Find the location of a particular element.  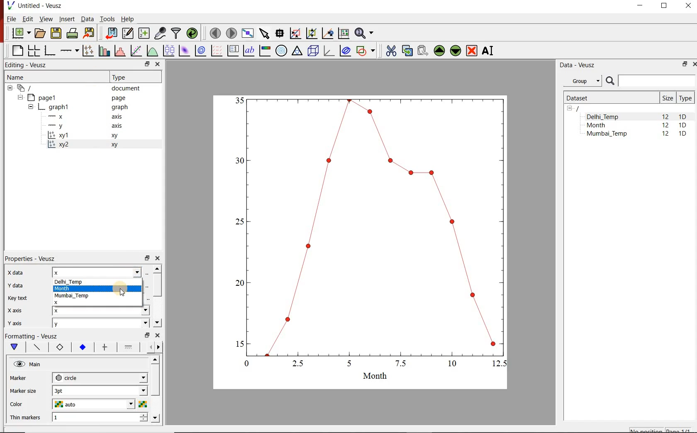

Tick labels is located at coordinates (82, 346).